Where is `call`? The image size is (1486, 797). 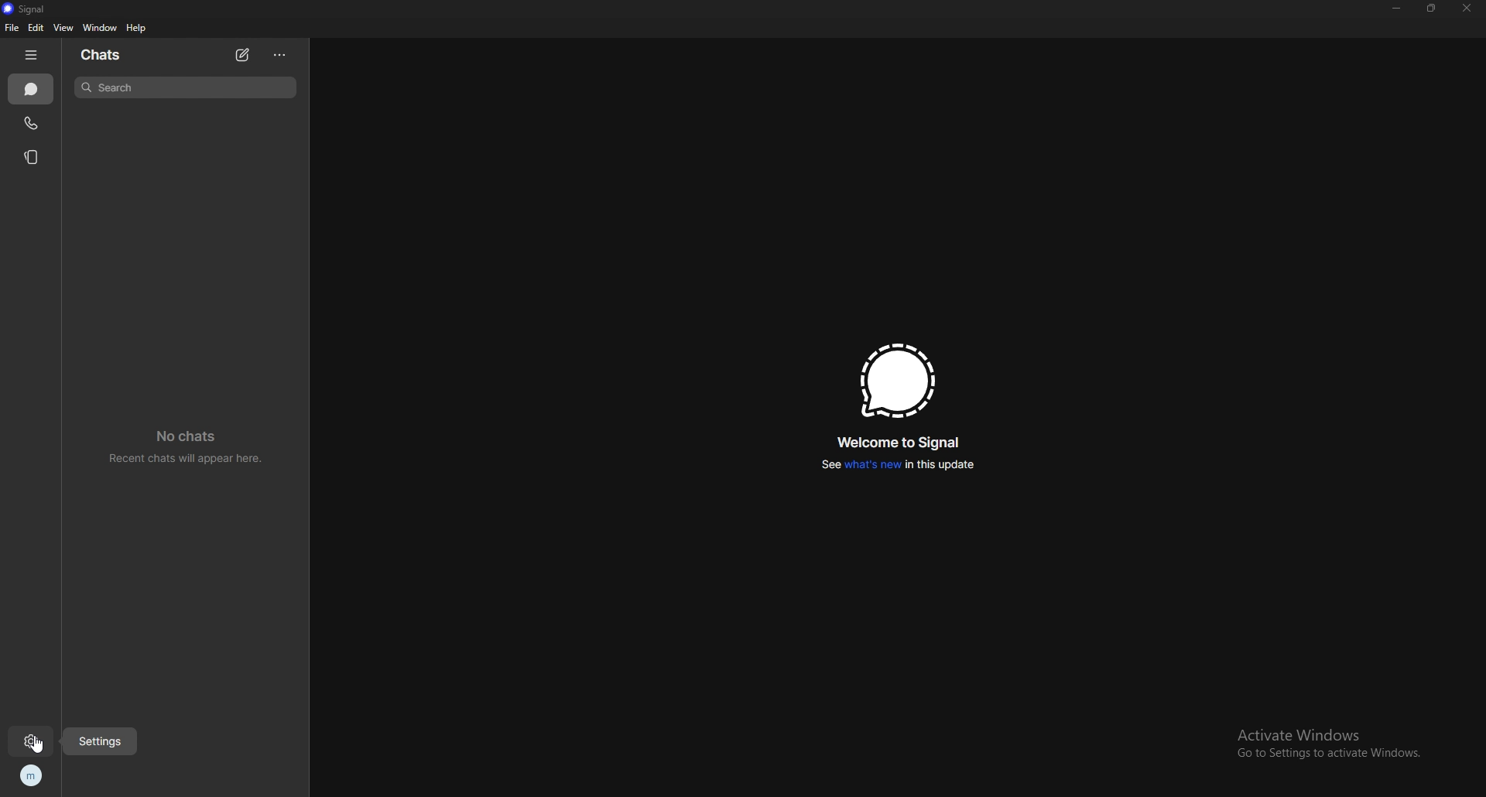
call is located at coordinates (30, 124).